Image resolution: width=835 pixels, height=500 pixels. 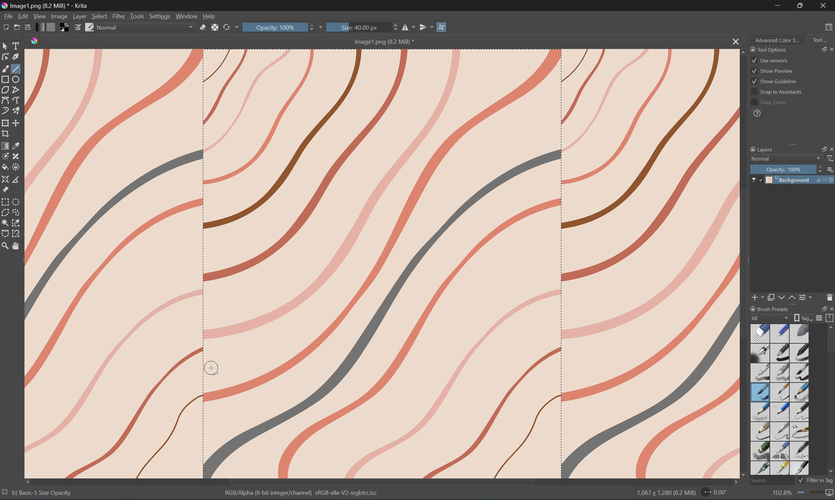 What do you see at coordinates (17, 145) in the screenshot?
I see `Sample a color from an image or area` at bounding box center [17, 145].